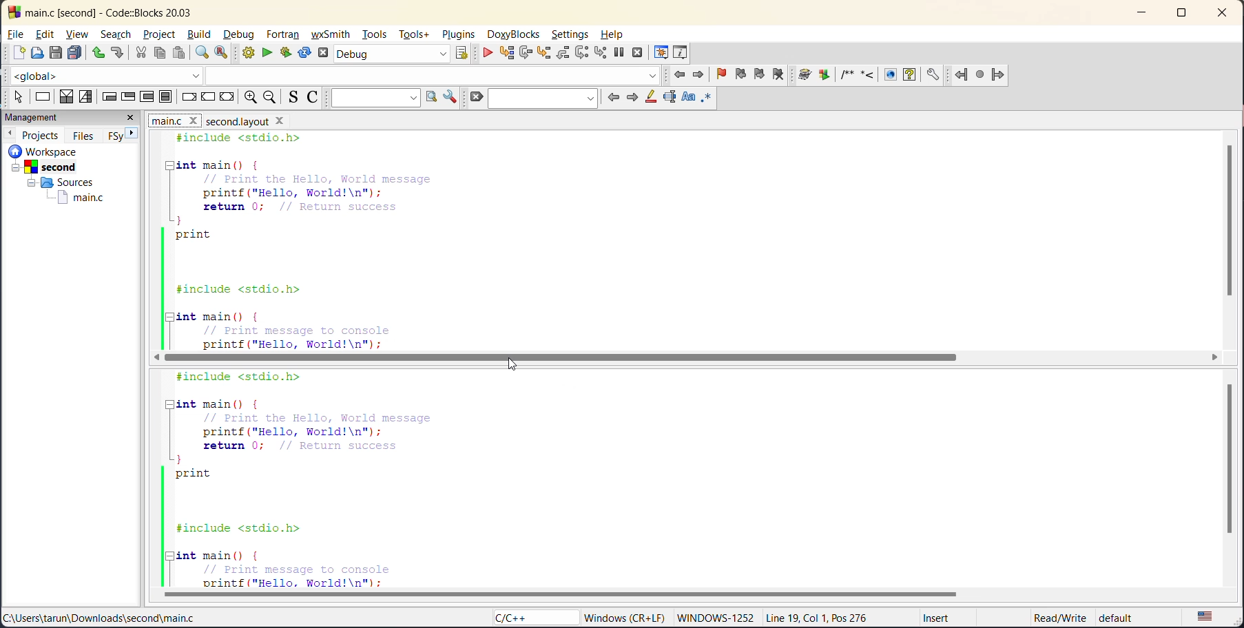 The width and height of the screenshot is (1244, 628). Describe the element at coordinates (65, 151) in the screenshot. I see `workspace` at that location.